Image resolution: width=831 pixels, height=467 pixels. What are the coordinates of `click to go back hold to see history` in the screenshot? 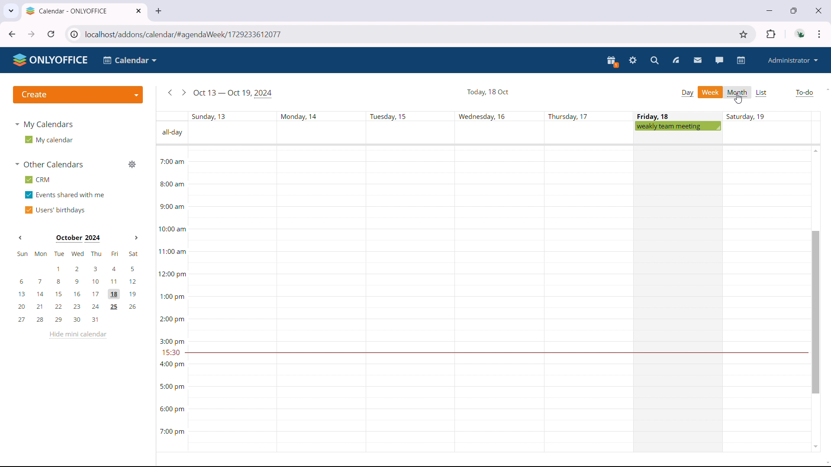 It's located at (13, 34).